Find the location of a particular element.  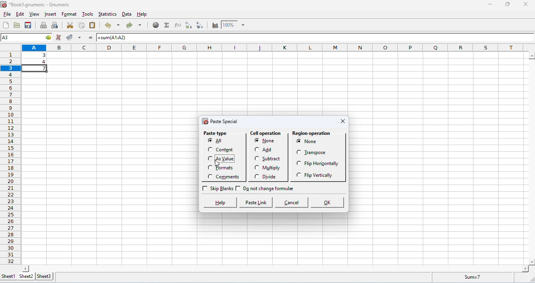

Checkbox is located at coordinates (209, 149).